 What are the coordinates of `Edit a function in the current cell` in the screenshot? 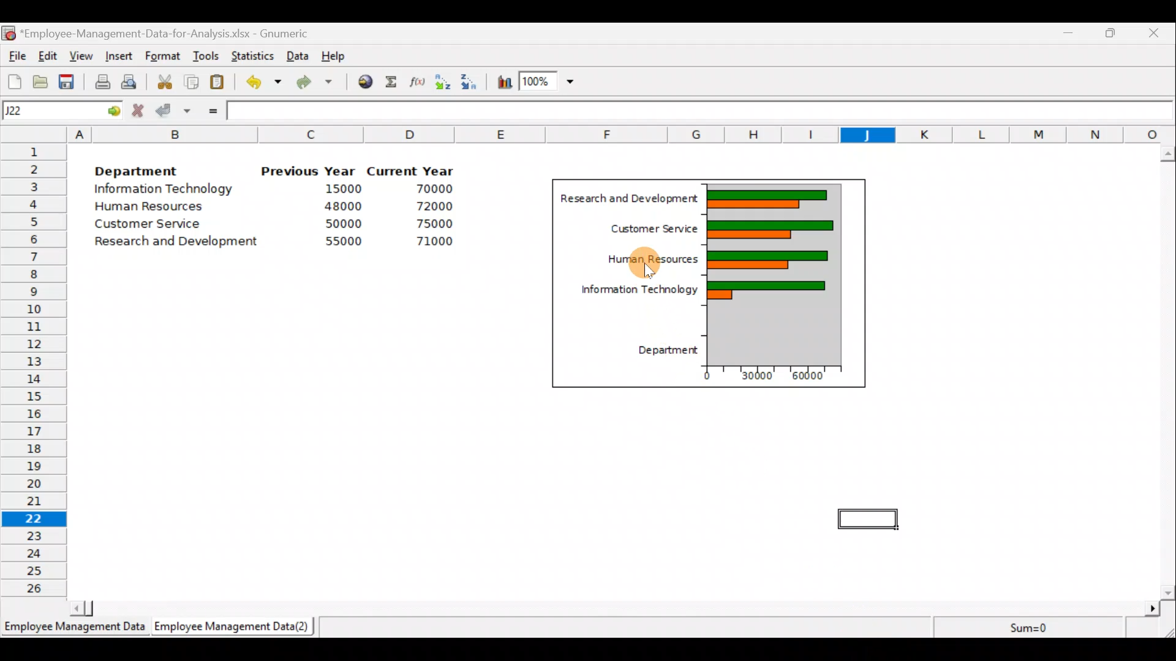 It's located at (418, 83).